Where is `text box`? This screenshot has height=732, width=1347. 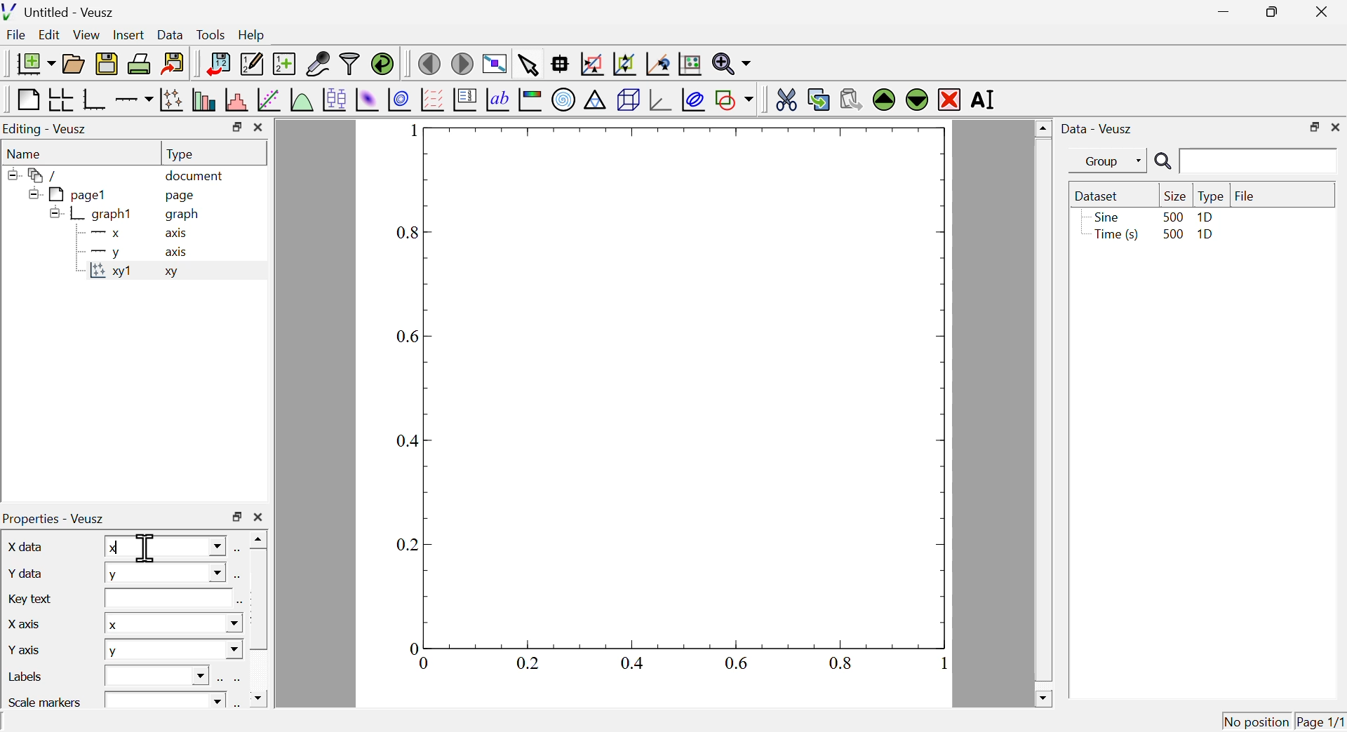 text box is located at coordinates (166, 698).